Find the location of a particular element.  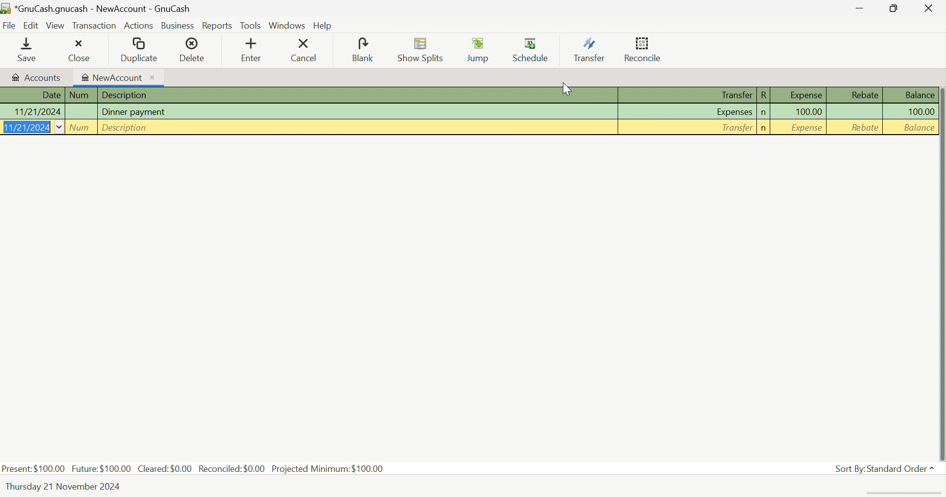

Reconciled: $0.00 is located at coordinates (231, 463).